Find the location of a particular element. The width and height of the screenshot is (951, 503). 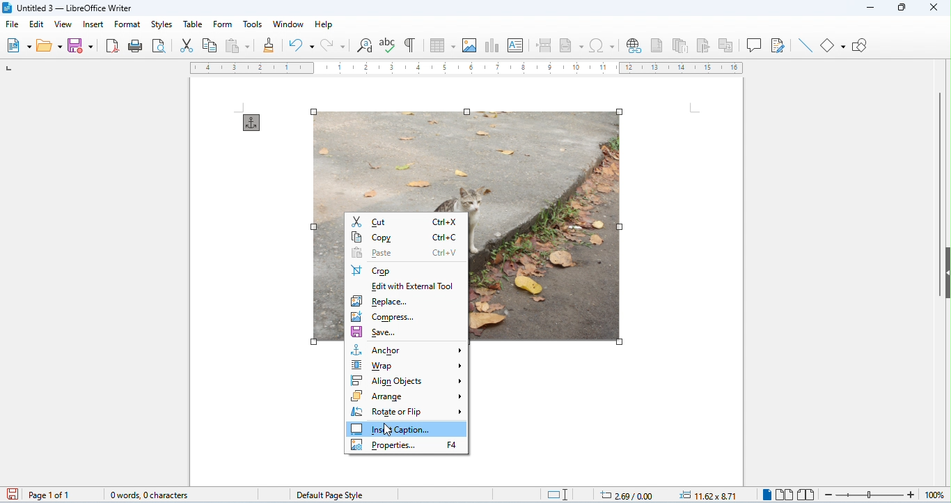

maximize is located at coordinates (900, 8).